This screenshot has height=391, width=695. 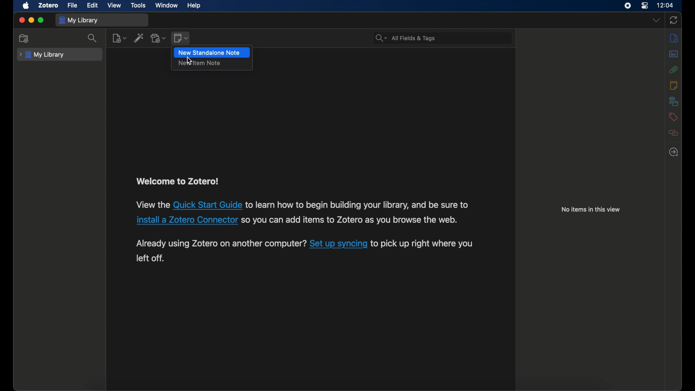 I want to click on tools, so click(x=138, y=5).